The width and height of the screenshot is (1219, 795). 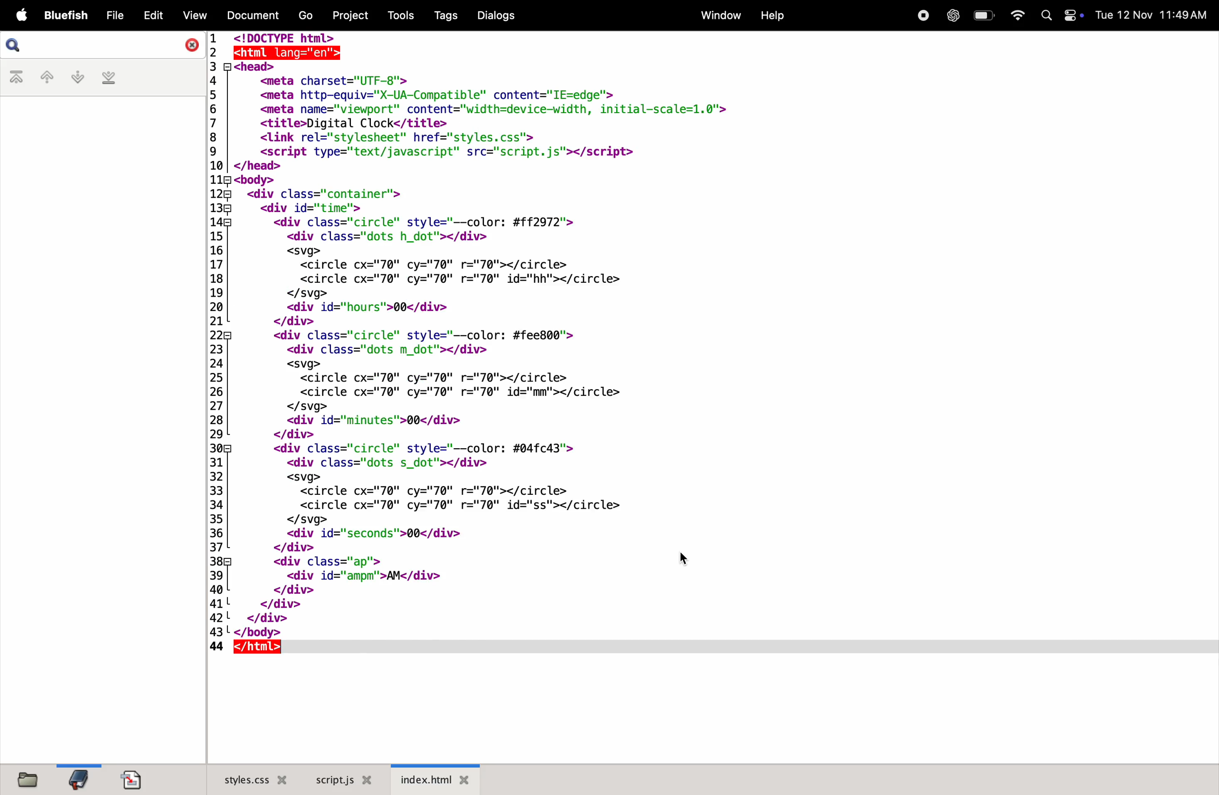 What do you see at coordinates (1016, 15) in the screenshot?
I see `wifi` at bounding box center [1016, 15].